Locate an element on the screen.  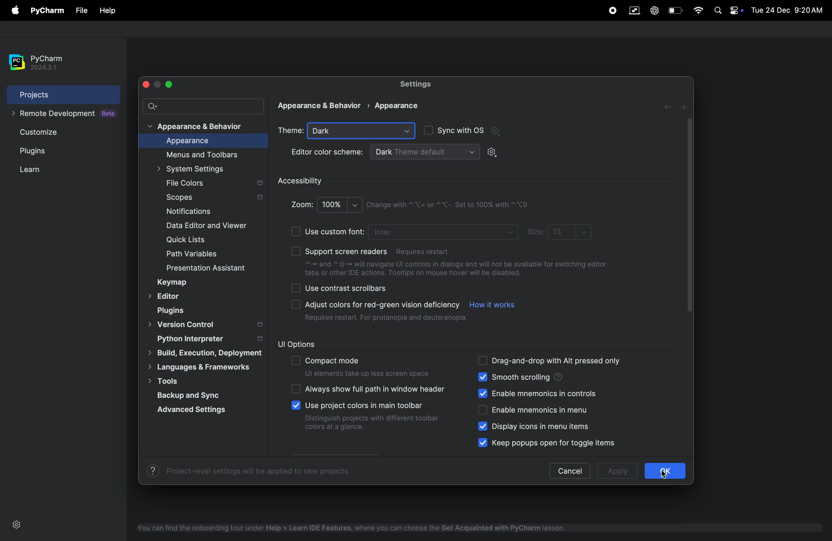
spotlight search is located at coordinates (718, 11).